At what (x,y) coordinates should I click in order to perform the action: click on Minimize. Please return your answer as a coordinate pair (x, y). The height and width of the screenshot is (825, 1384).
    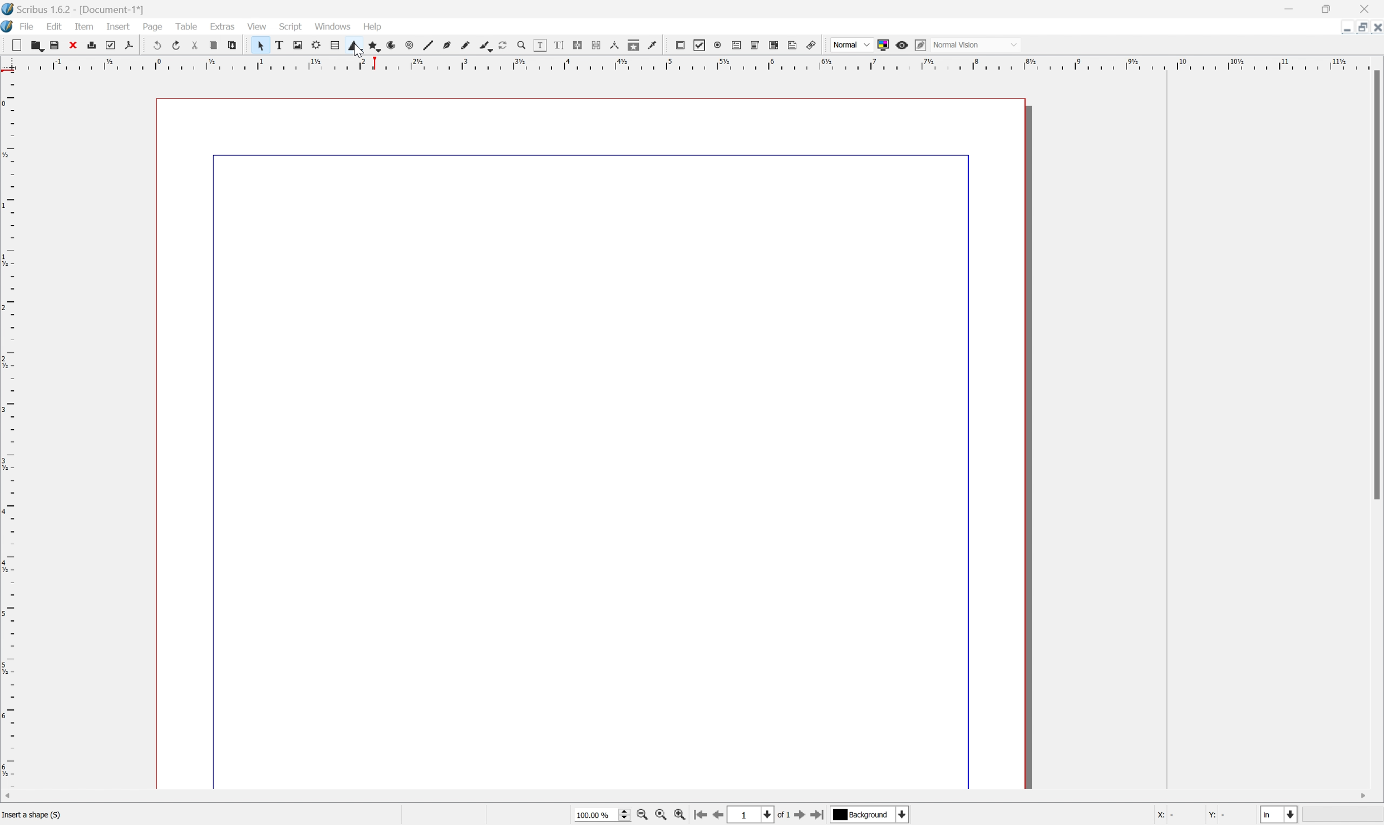
    Looking at the image, I should click on (1291, 7).